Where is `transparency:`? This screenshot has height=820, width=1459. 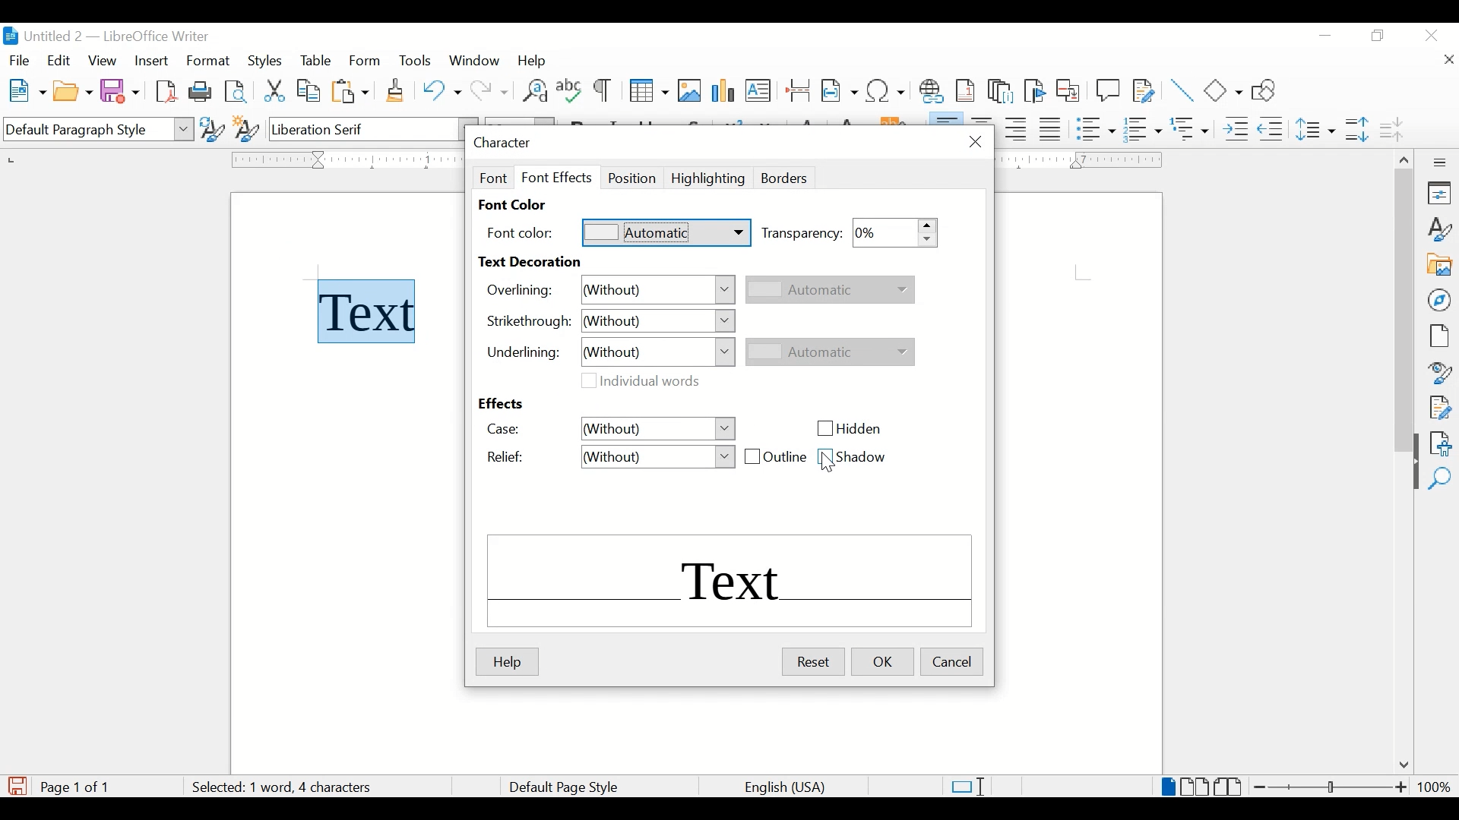
transparency: is located at coordinates (803, 234).